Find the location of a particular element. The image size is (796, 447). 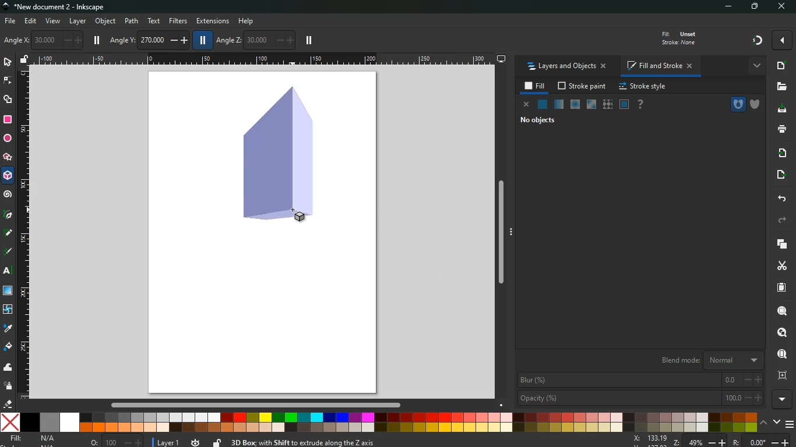

download is located at coordinates (780, 109).